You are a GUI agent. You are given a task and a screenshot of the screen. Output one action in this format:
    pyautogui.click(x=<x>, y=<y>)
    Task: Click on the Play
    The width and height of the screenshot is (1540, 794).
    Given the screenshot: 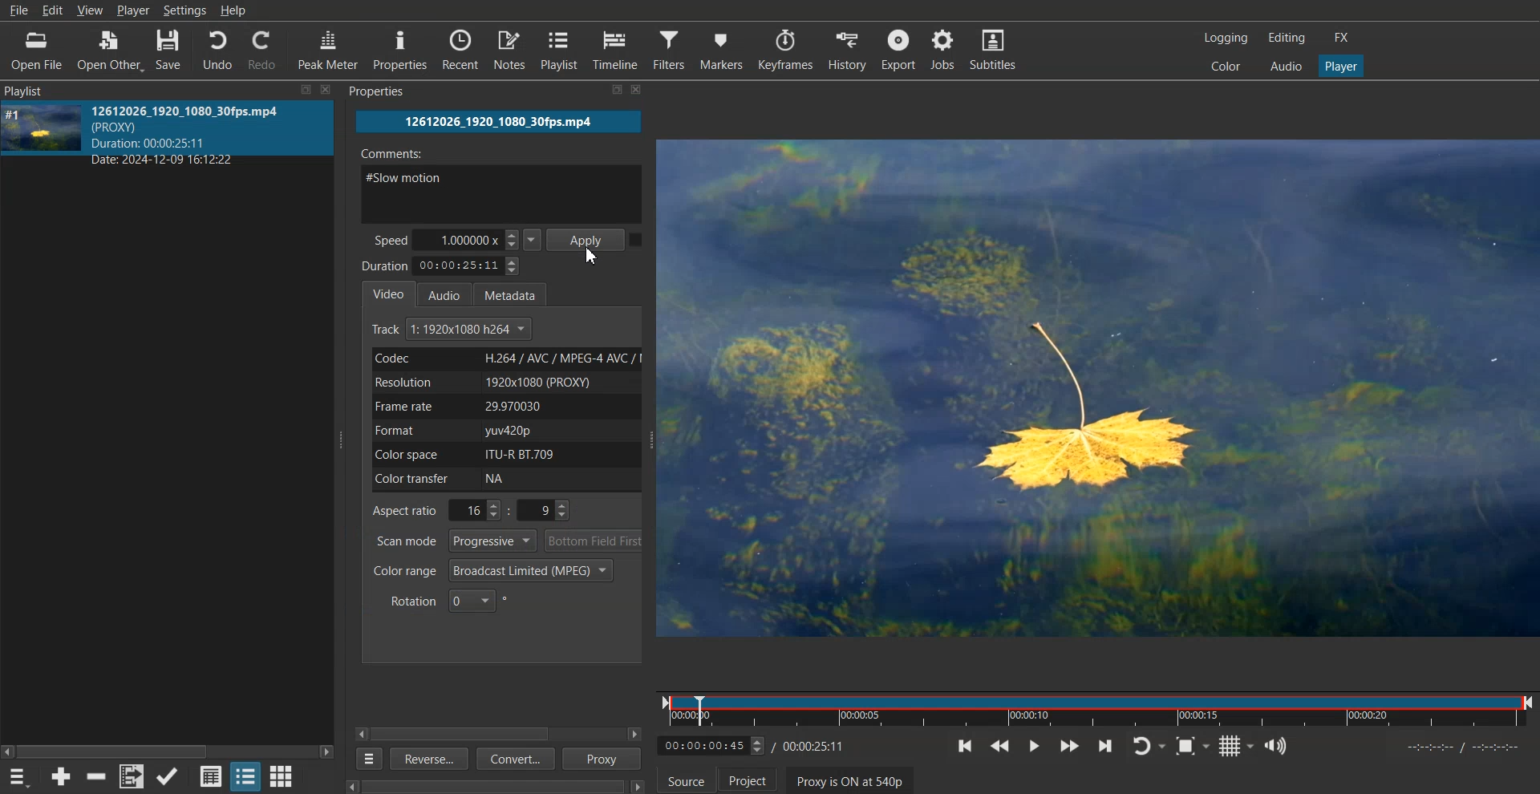 What is the action you would take?
    pyautogui.click(x=1033, y=745)
    